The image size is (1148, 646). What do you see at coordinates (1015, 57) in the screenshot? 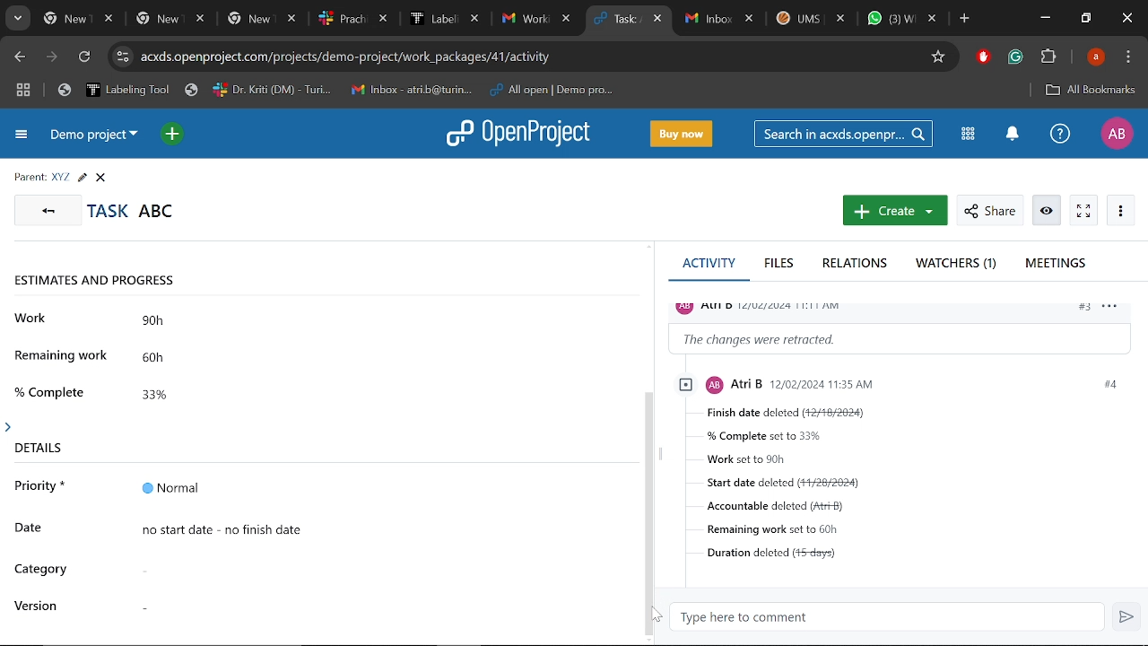
I see `Grammerly` at bounding box center [1015, 57].